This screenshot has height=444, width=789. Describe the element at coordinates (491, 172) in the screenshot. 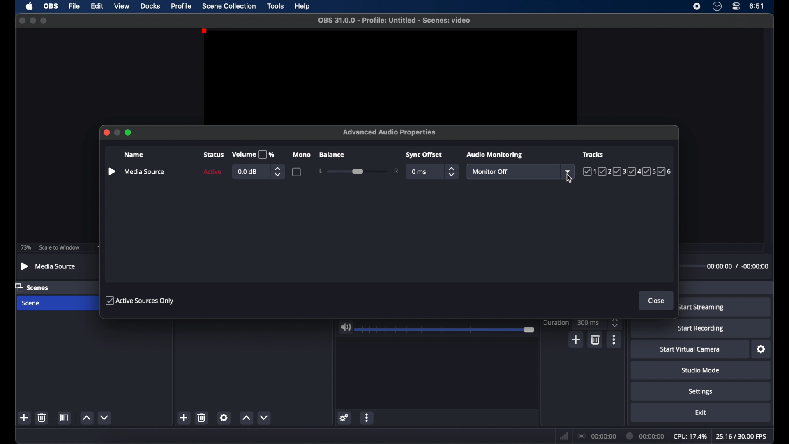

I see `monitor off` at that location.